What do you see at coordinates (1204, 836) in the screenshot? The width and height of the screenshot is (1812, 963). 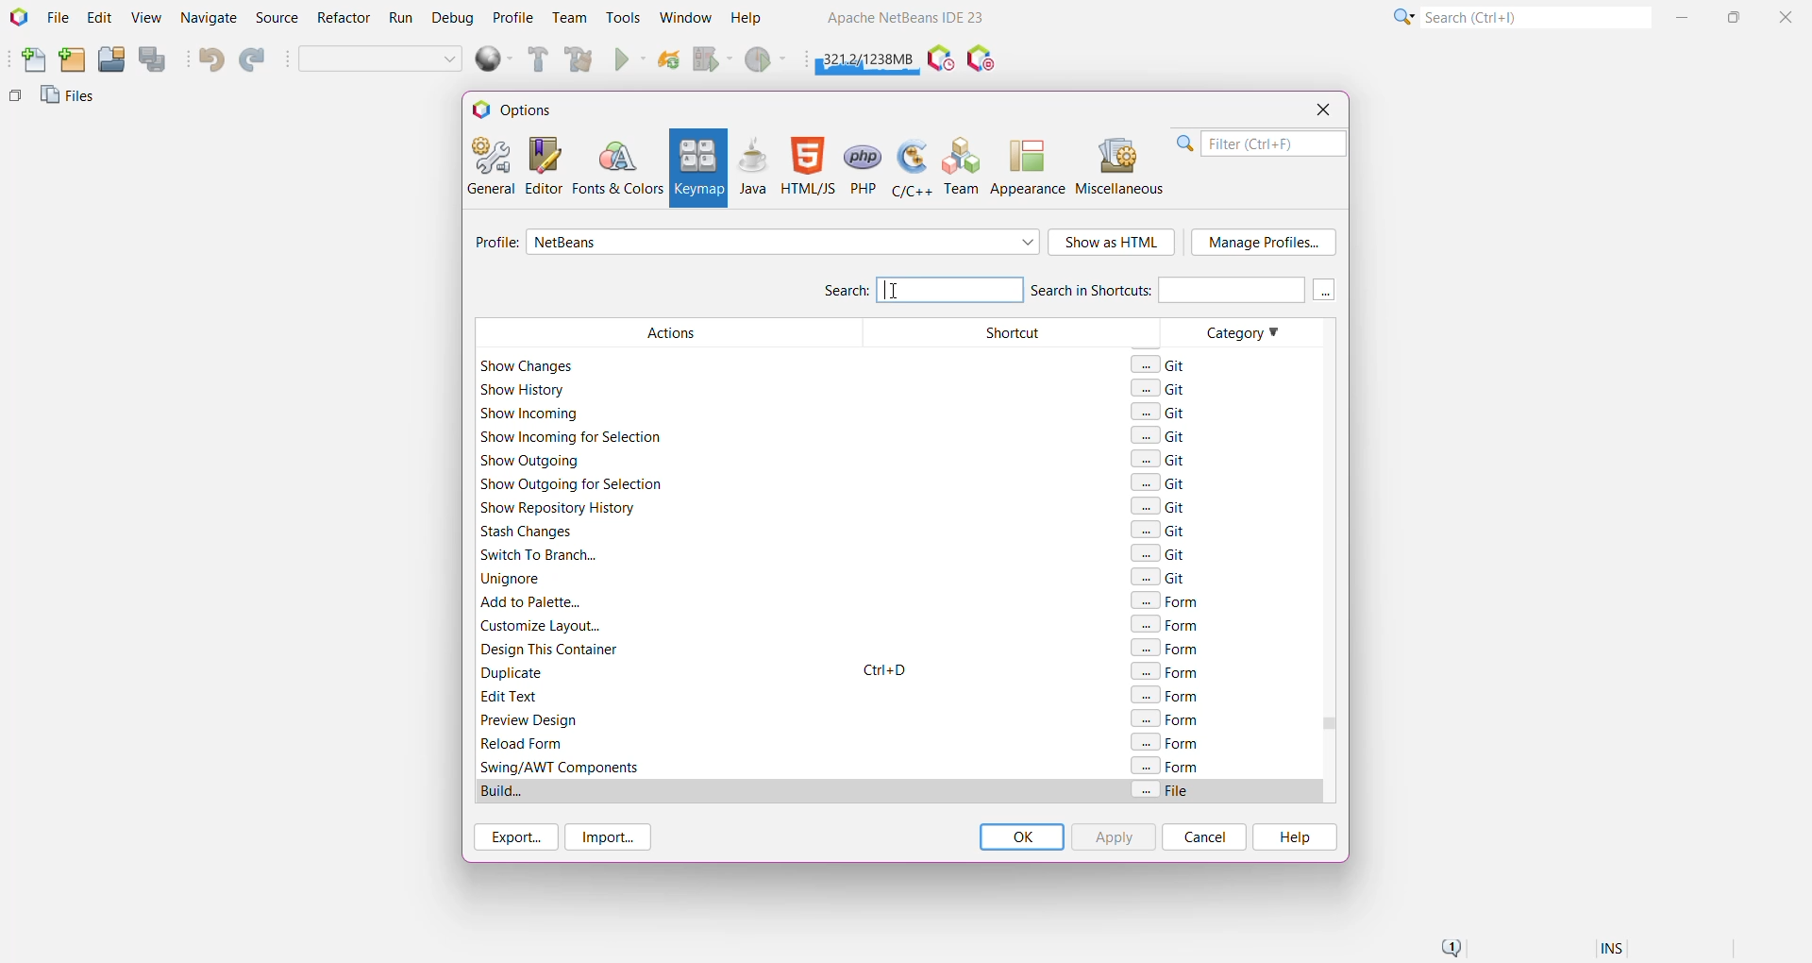 I see `Cancel` at bounding box center [1204, 836].